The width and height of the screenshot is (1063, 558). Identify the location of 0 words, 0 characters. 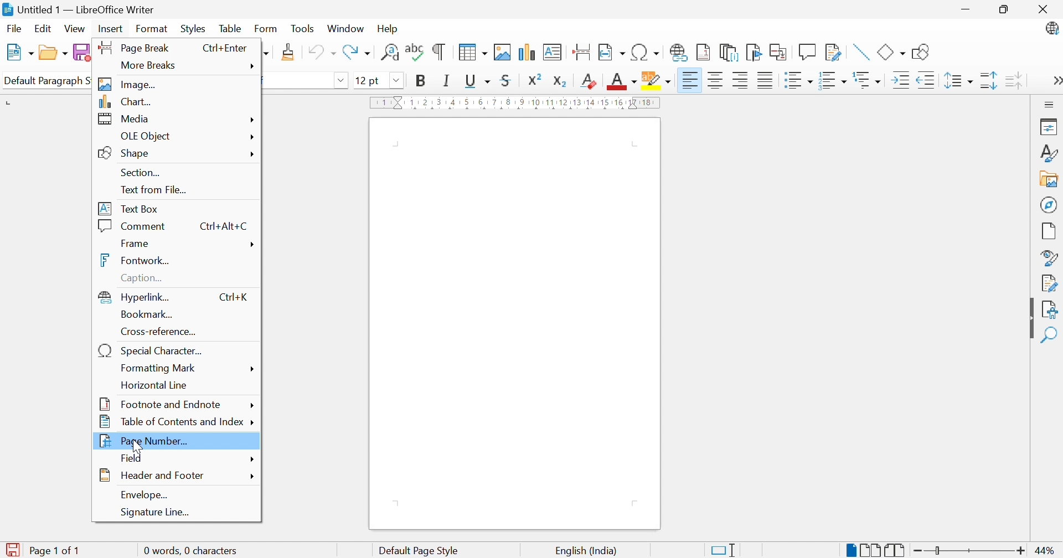
(197, 550).